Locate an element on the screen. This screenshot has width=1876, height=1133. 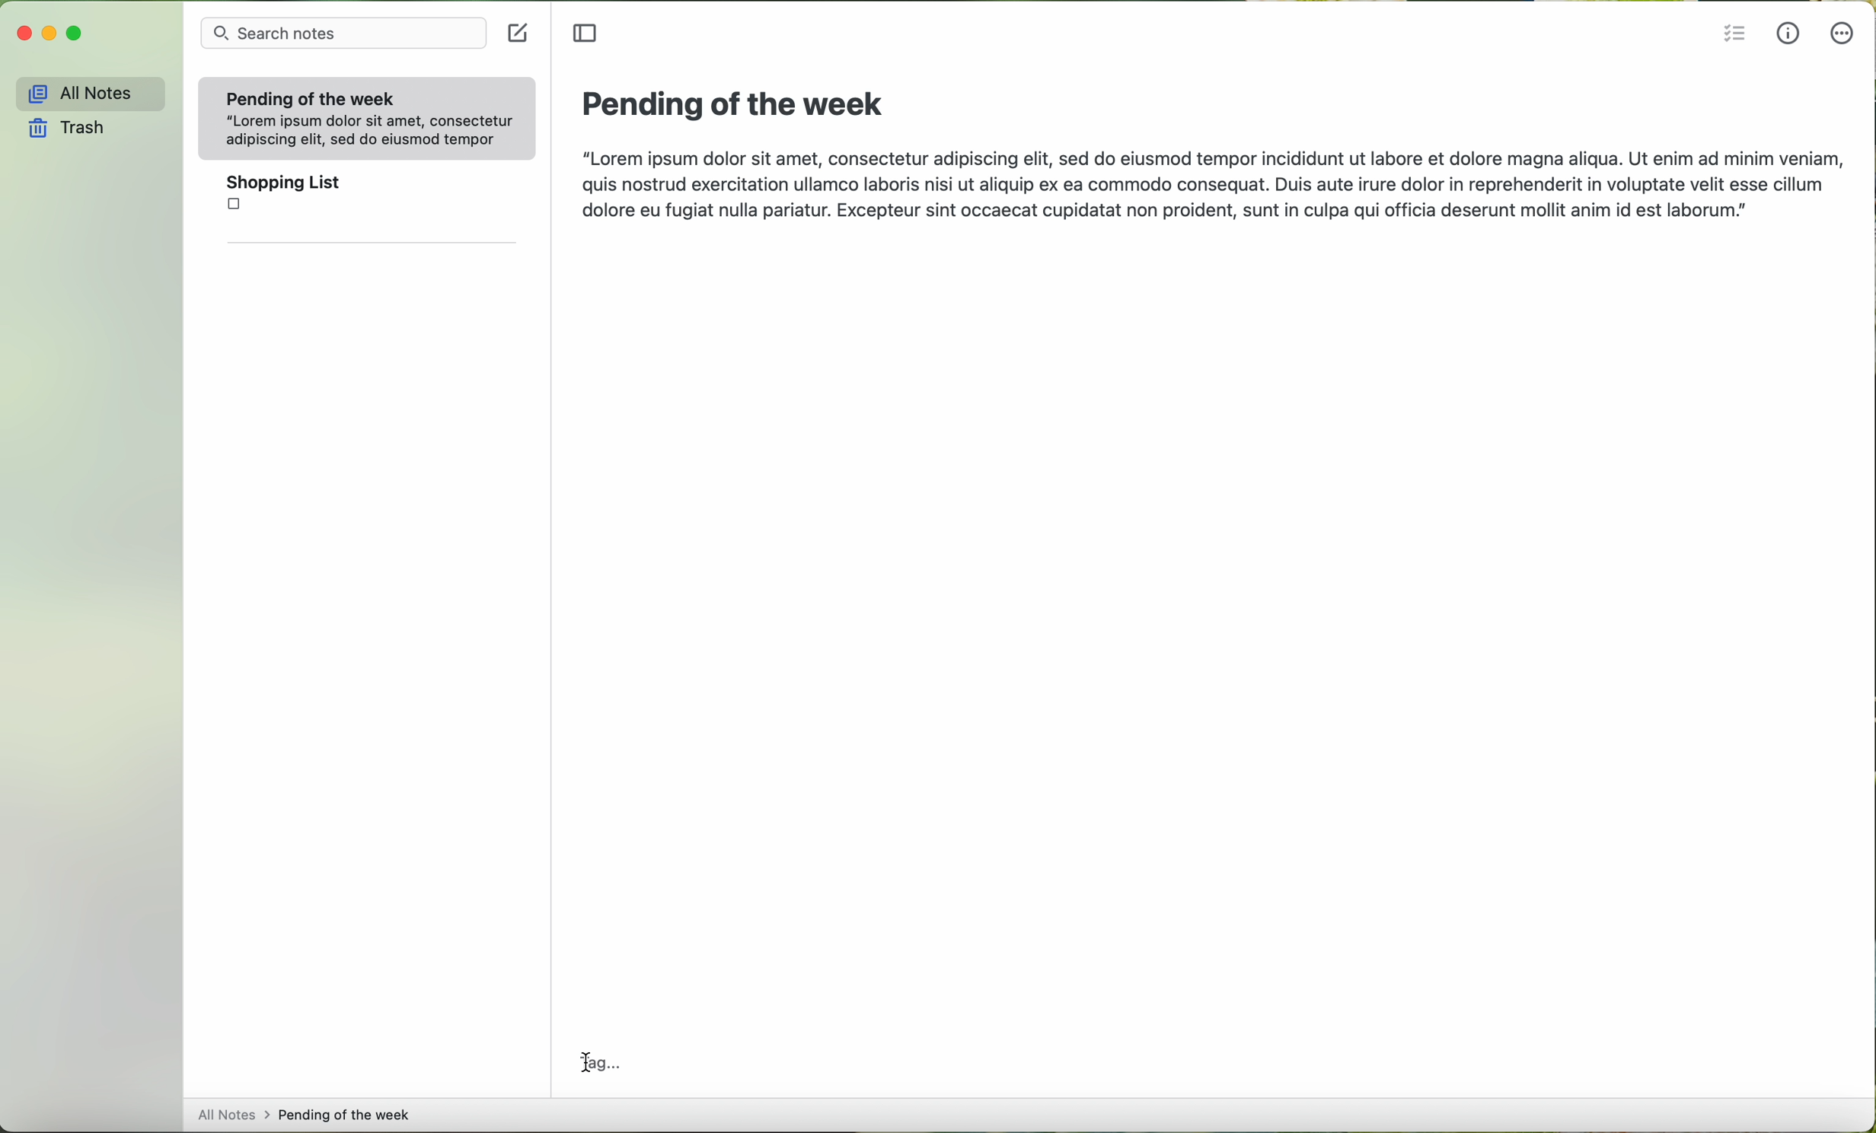
metrics is located at coordinates (1790, 35).